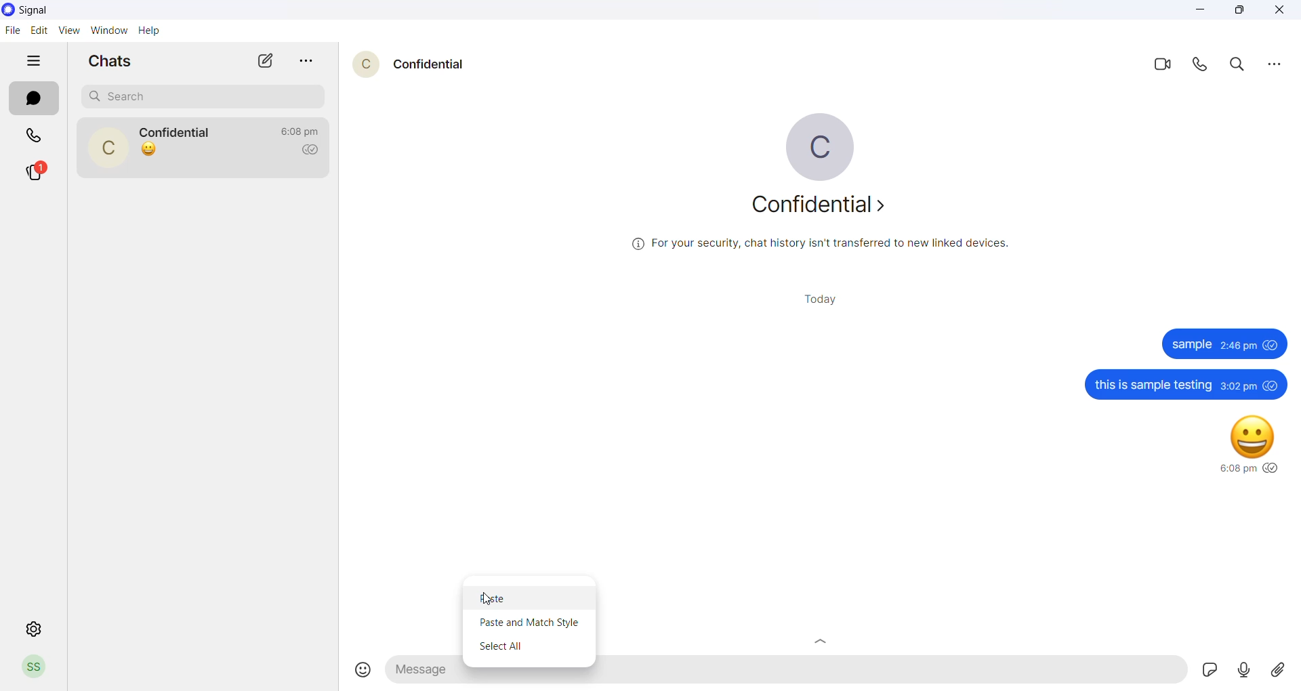  What do you see at coordinates (529, 622) in the screenshot?
I see `paste and match style` at bounding box center [529, 622].